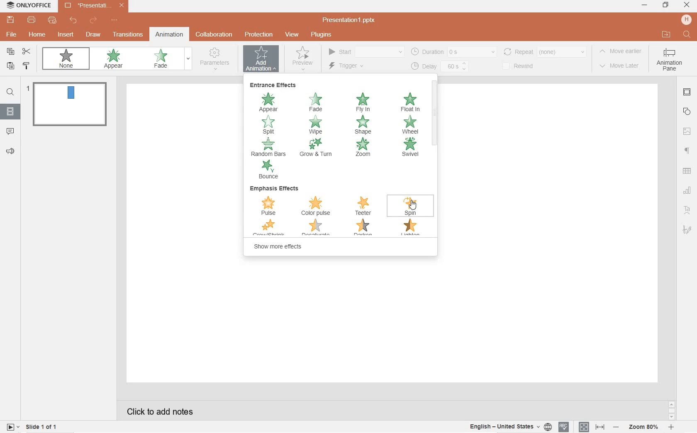 This screenshot has width=697, height=433. What do you see at coordinates (69, 103) in the screenshot?
I see `slide 1` at bounding box center [69, 103].